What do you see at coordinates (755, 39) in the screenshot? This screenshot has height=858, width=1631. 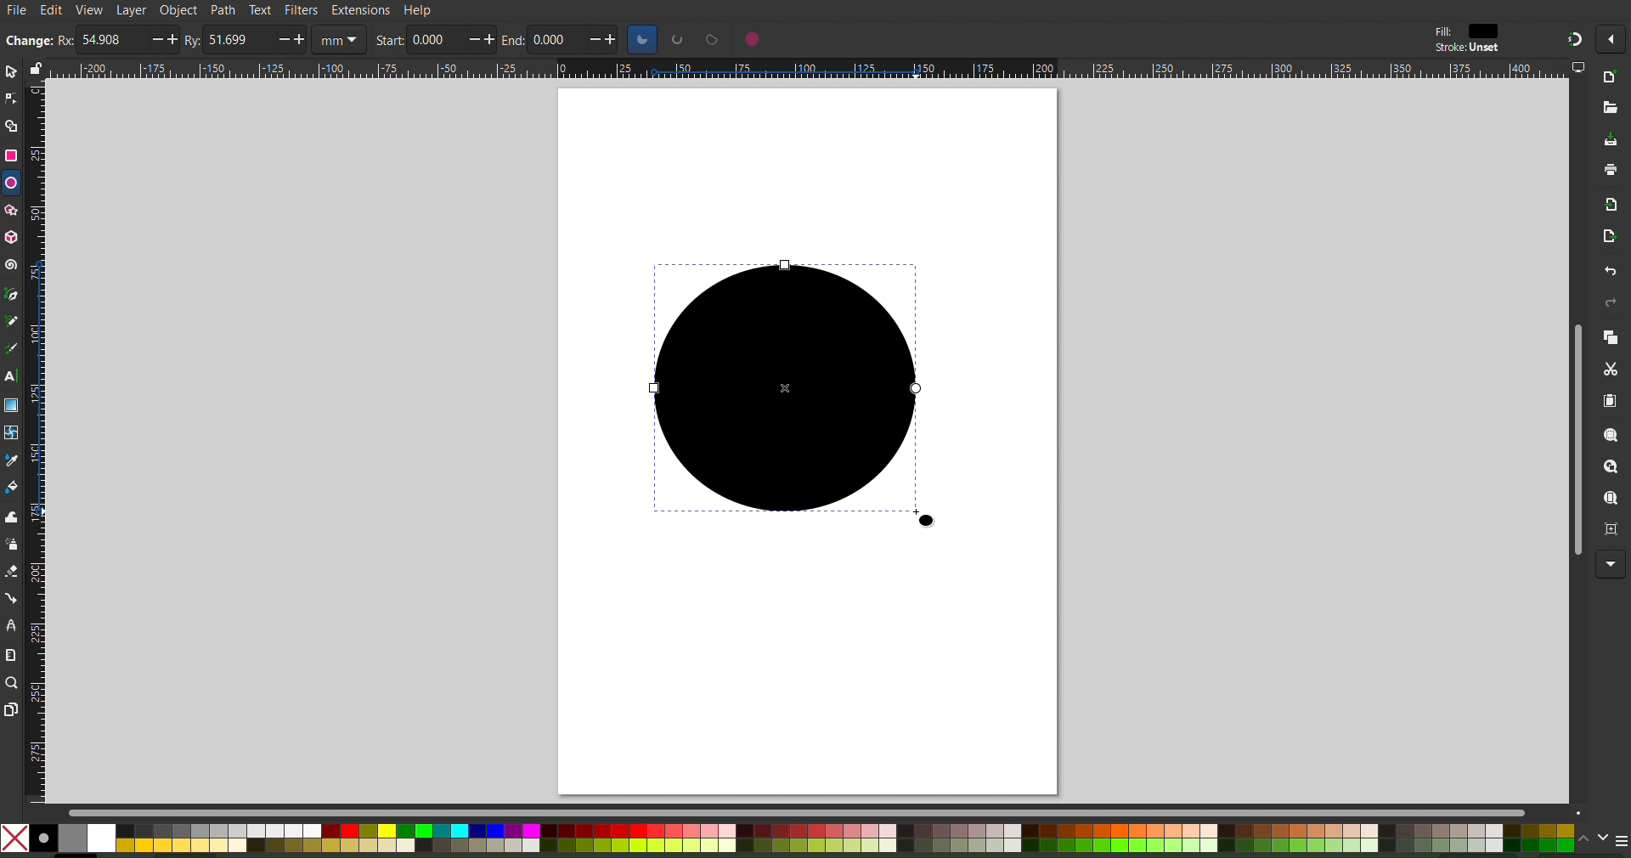 I see `circle options` at bounding box center [755, 39].